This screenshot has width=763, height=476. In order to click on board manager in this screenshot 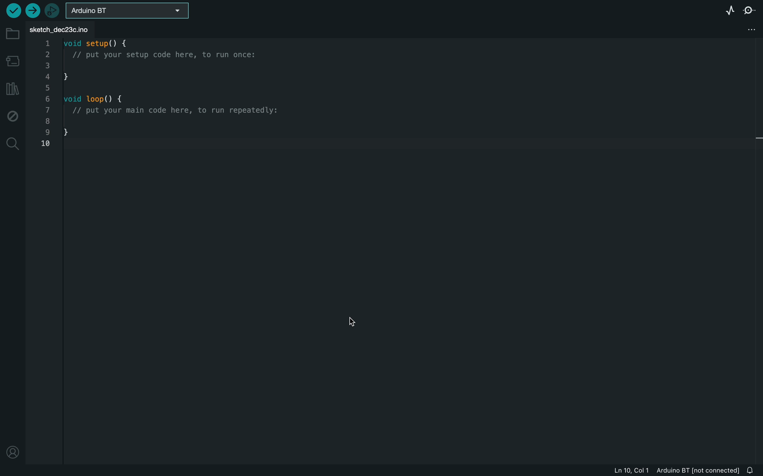, I will do `click(12, 60)`.